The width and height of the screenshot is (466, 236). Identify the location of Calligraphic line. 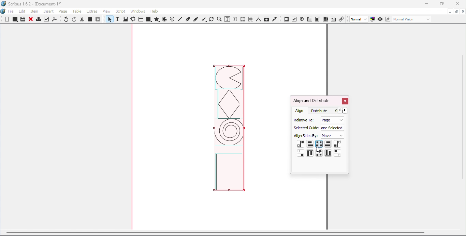
(204, 19).